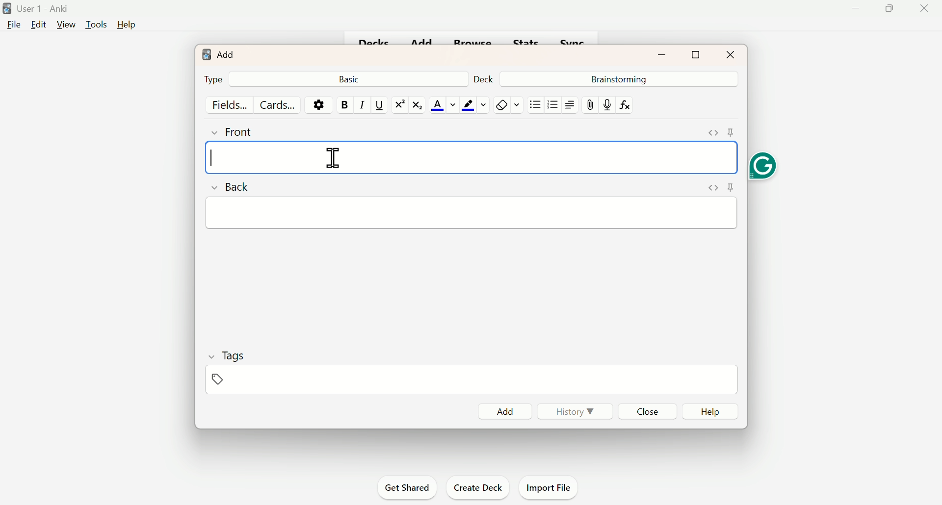  What do you see at coordinates (15, 24) in the screenshot?
I see `` at bounding box center [15, 24].